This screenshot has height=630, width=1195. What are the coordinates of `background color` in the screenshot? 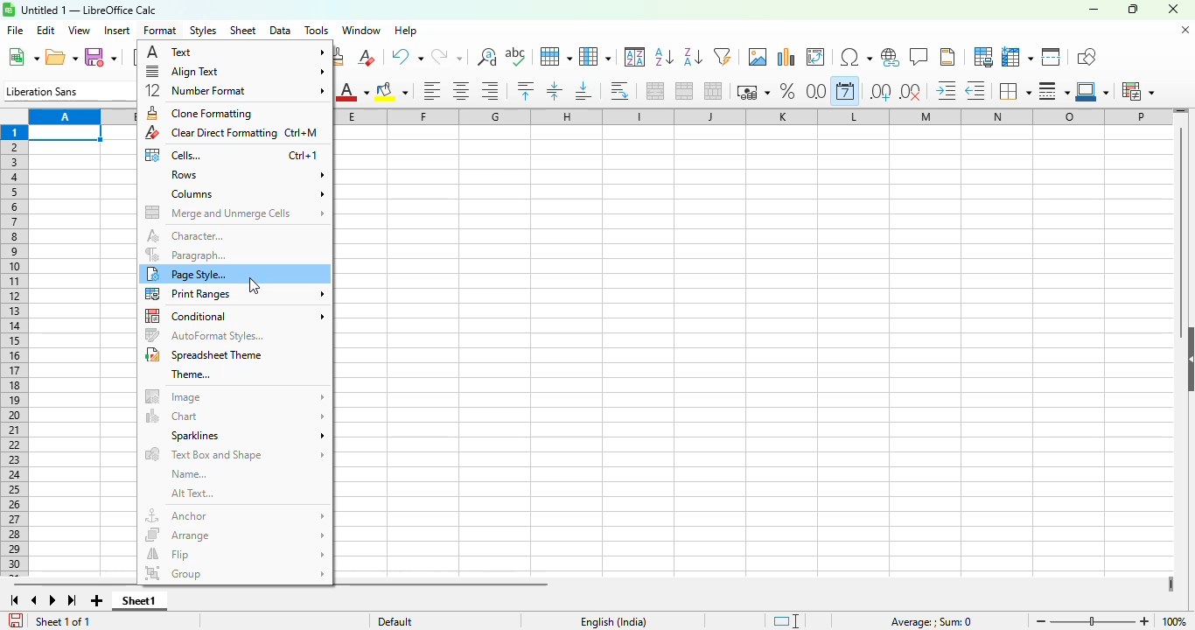 It's located at (392, 92).